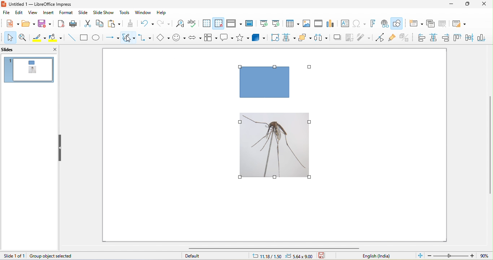  Describe the element at coordinates (206, 23) in the screenshot. I see `display grid` at that location.